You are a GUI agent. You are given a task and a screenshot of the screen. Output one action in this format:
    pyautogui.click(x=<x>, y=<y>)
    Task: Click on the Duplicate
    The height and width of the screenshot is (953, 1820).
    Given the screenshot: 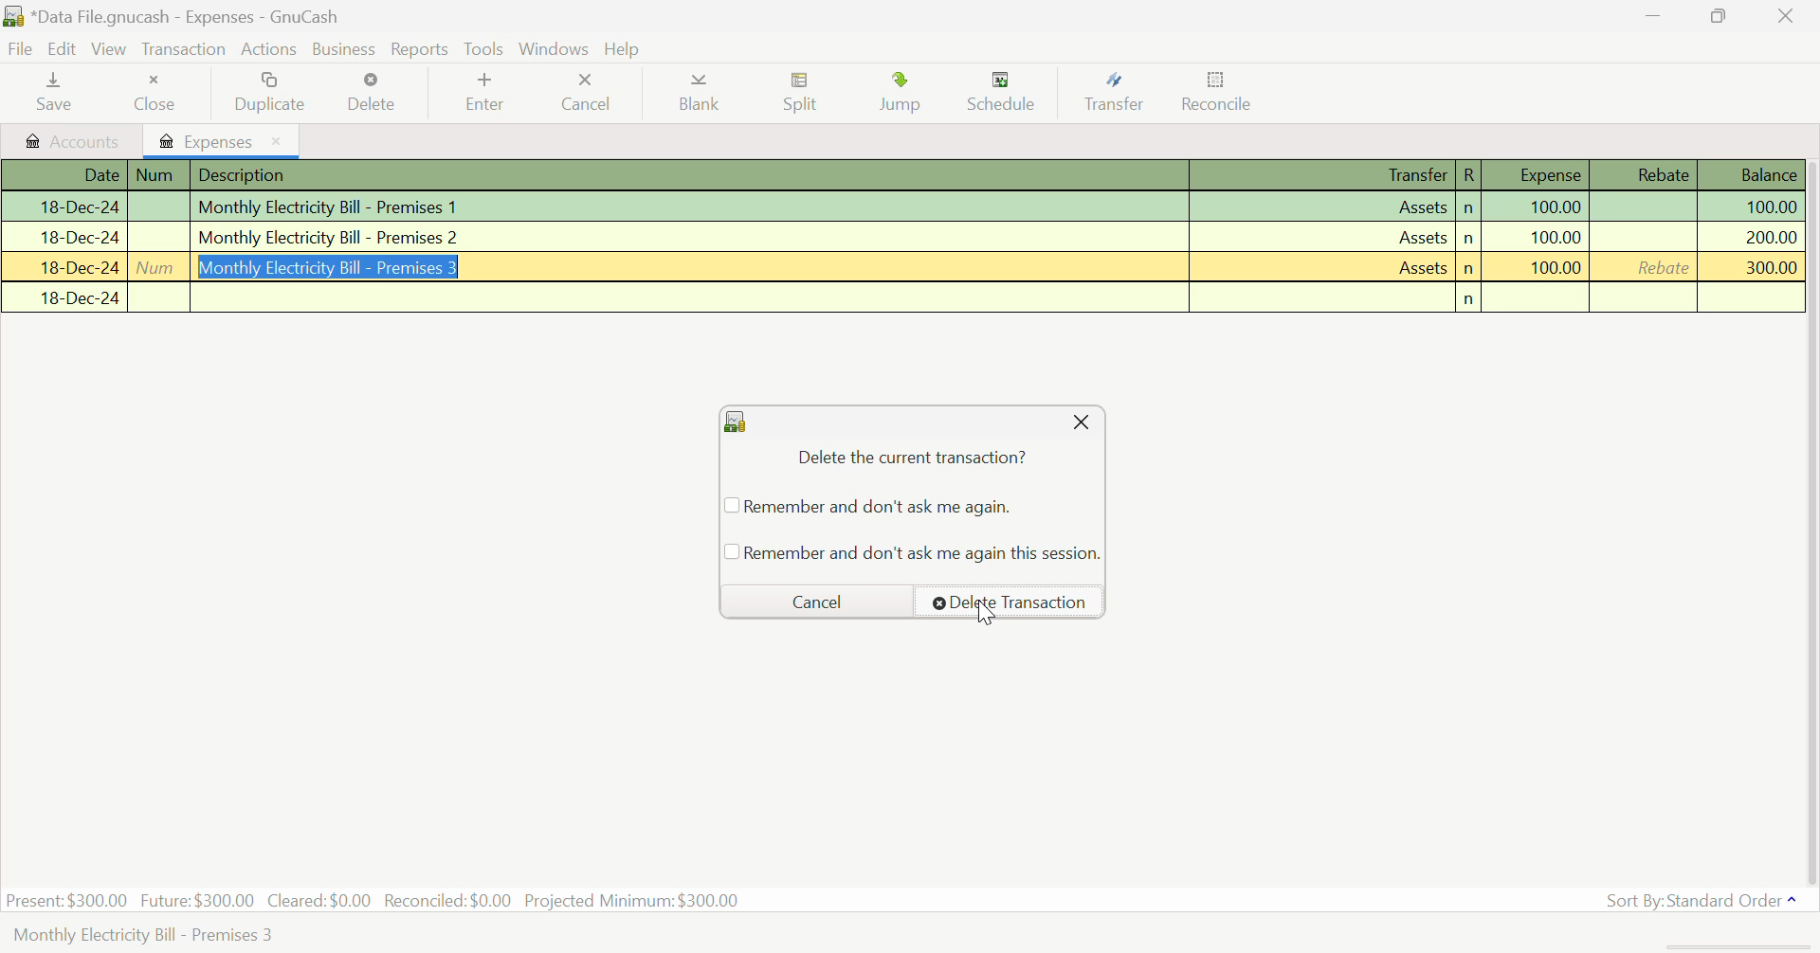 What is the action you would take?
    pyautogui.click(x=265, y=93)
    